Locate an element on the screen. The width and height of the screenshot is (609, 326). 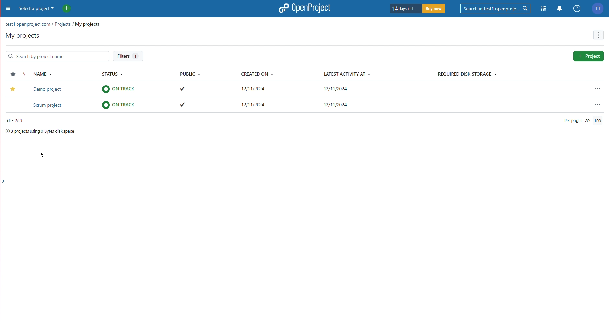
Modules is located at coordinates (542, 8).